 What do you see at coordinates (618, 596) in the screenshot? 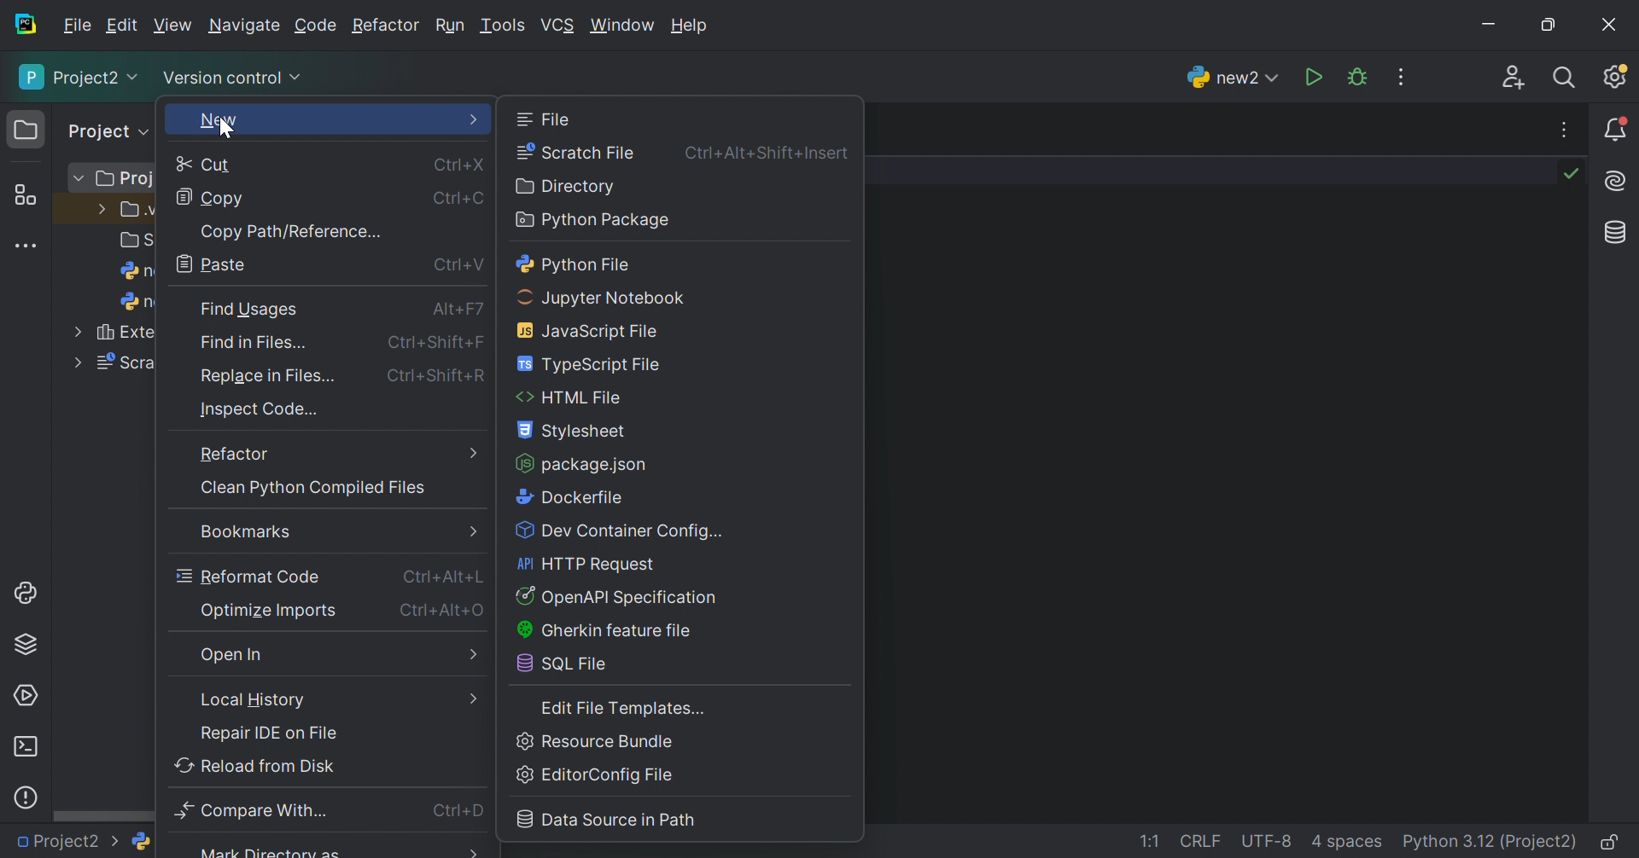
I see `` at bounding box center [618, 596].